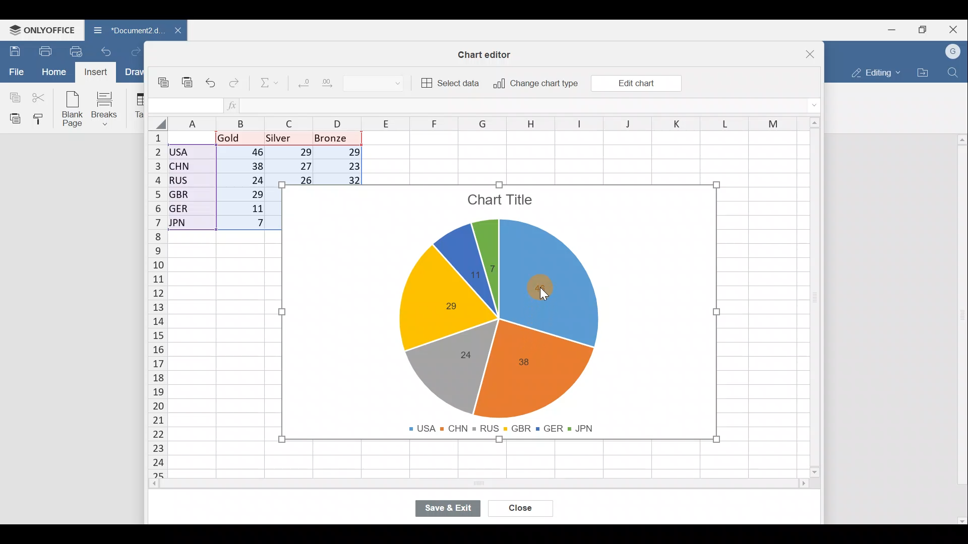  I want to click on Scroll bar, so click(819, 300).